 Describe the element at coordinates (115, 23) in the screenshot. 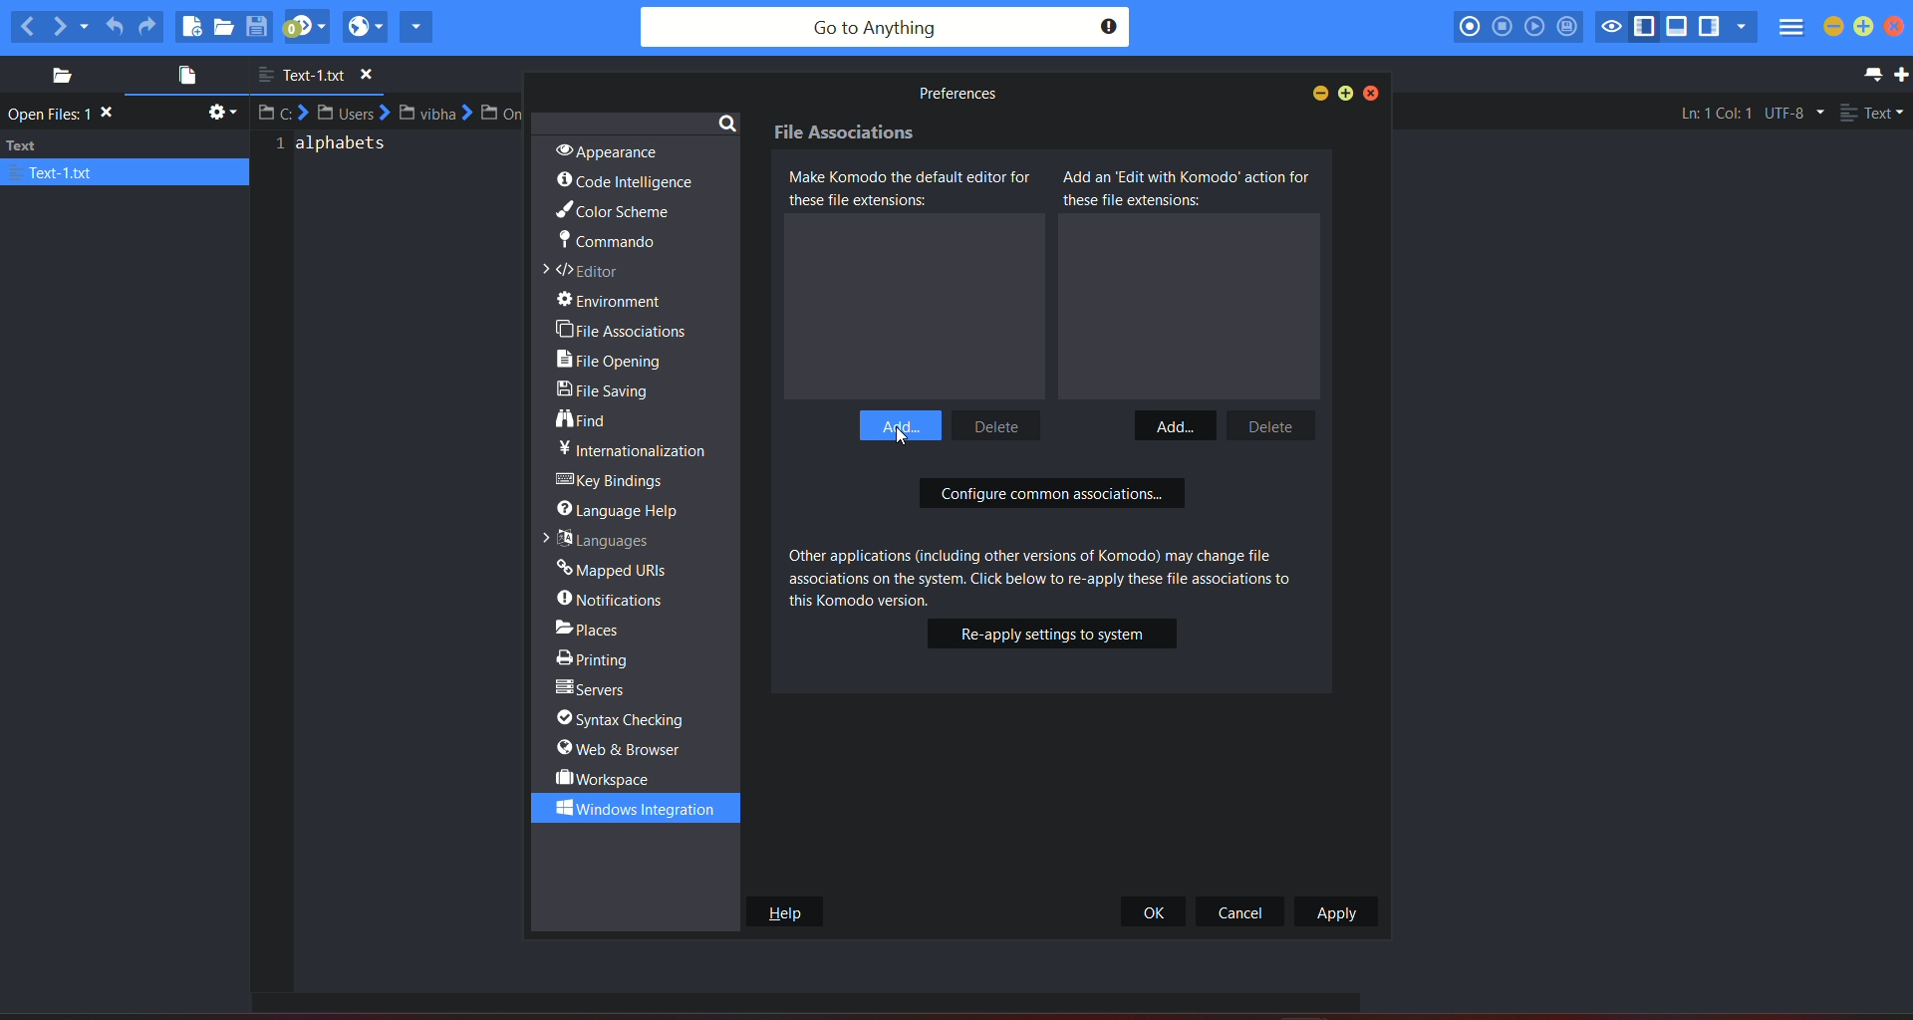

I see `undo` at that location.